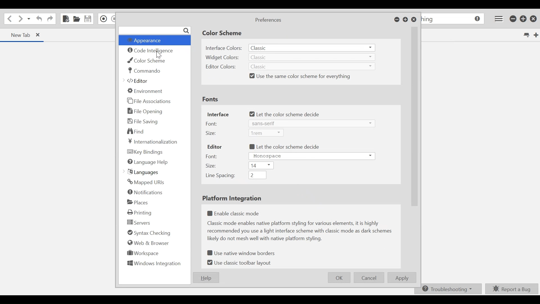 The image size is (540, 304). What do you see at coordinates (266, 133) in the screenshot?
I see `1rem` at bounding box center [266, 133].